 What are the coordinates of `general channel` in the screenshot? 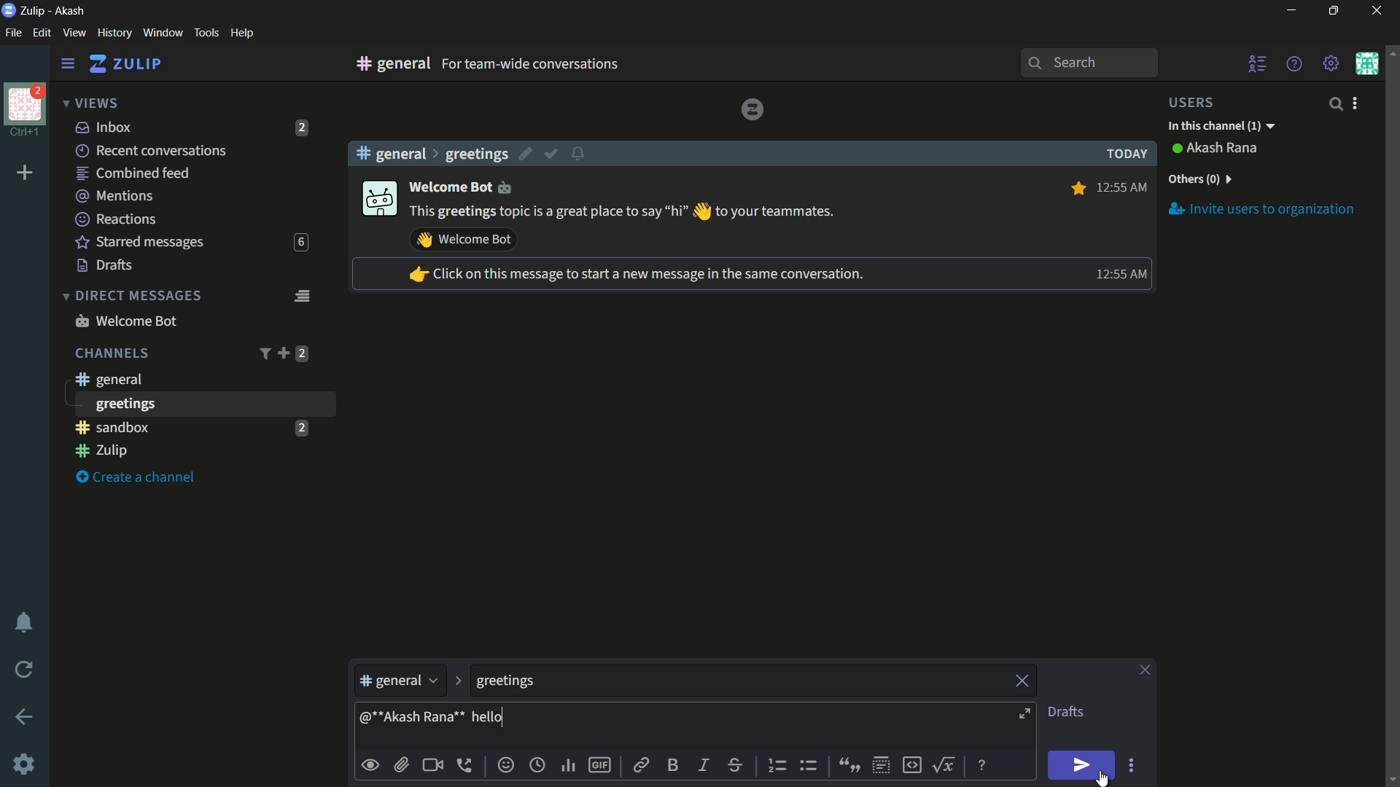 It's located at (400, 684).